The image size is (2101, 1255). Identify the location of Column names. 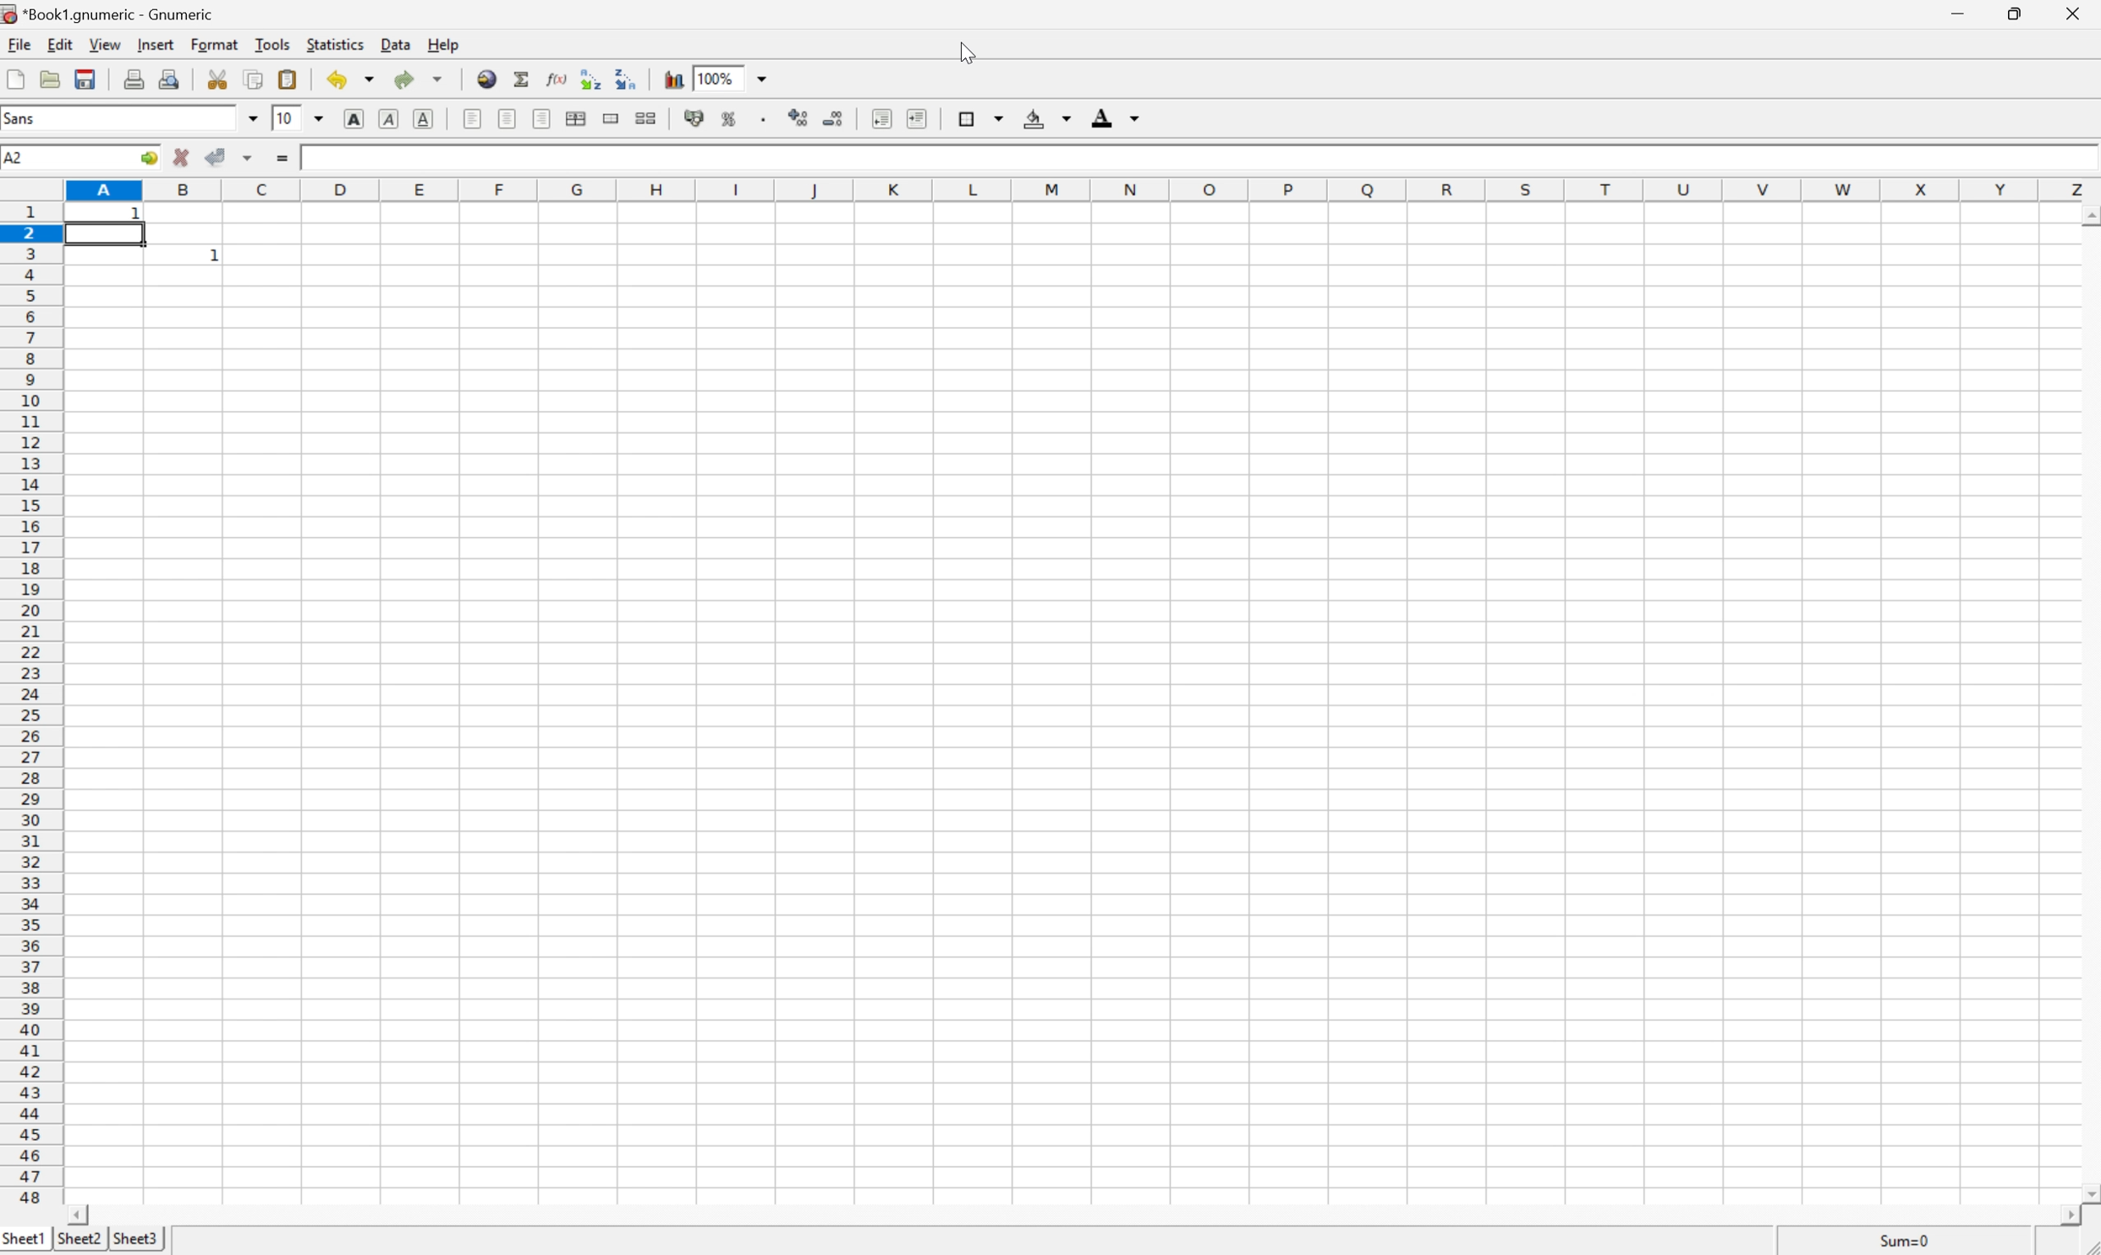
(1083, 194).